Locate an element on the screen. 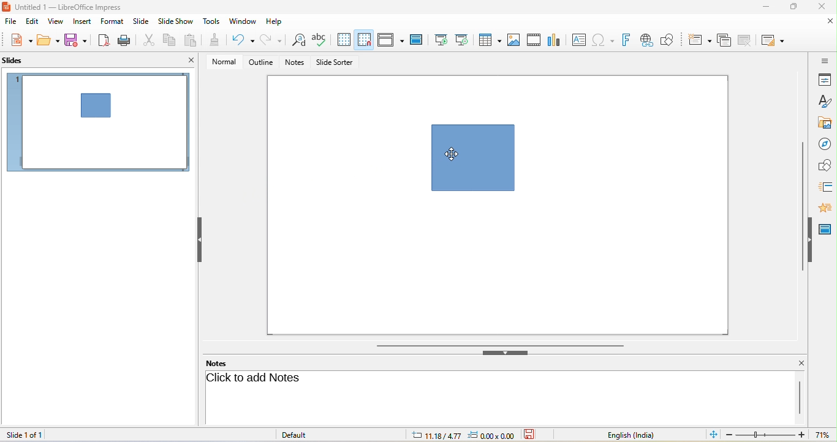  vertical scroll bar is located at coordinates (801, 207).